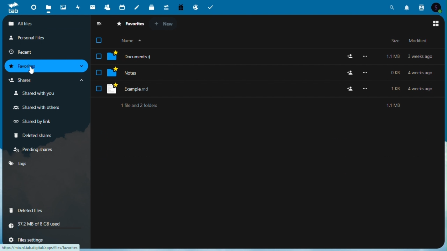  What do you see at coordinates (100, 24) in the screenshot?
I see `Collapse sidebar` at bounding box center [100, 24].